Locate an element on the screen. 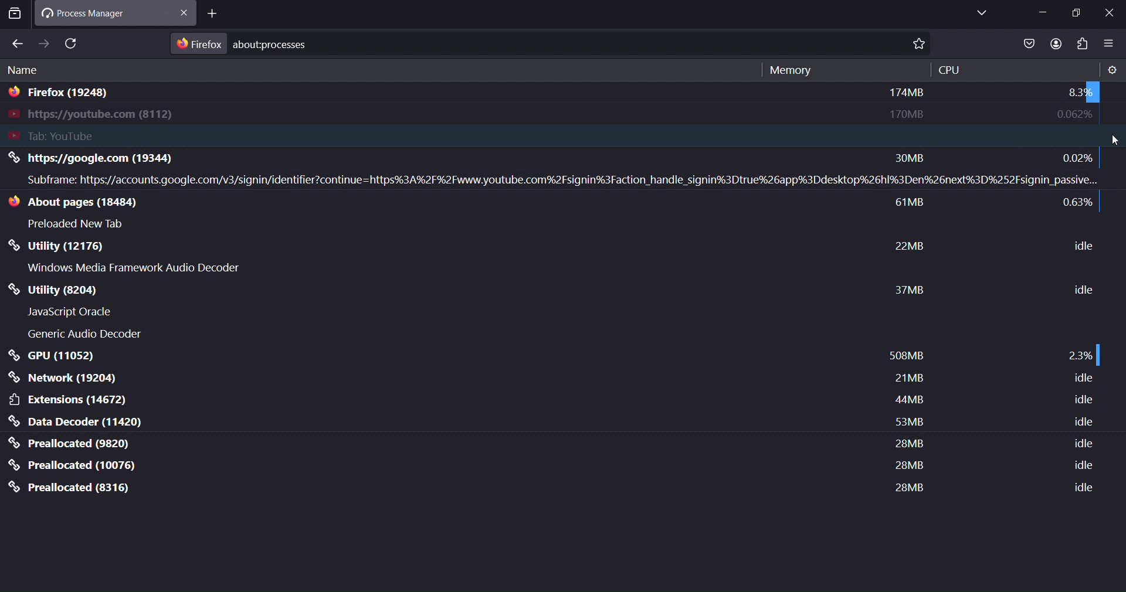  minimize is located at coordinates (1042, 12).